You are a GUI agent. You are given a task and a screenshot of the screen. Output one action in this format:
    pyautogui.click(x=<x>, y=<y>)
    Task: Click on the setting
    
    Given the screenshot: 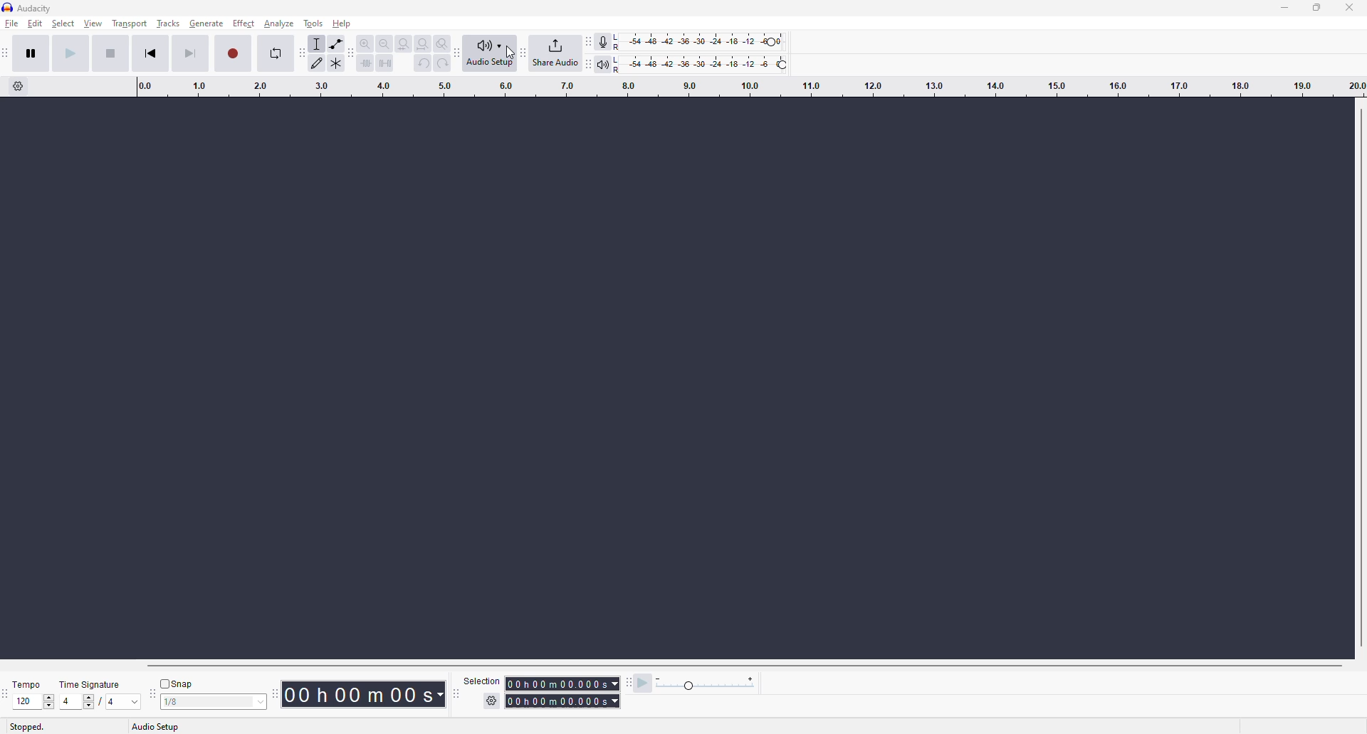 What is the action you would take?
    pyautogui.click(x=363, y=62)
    